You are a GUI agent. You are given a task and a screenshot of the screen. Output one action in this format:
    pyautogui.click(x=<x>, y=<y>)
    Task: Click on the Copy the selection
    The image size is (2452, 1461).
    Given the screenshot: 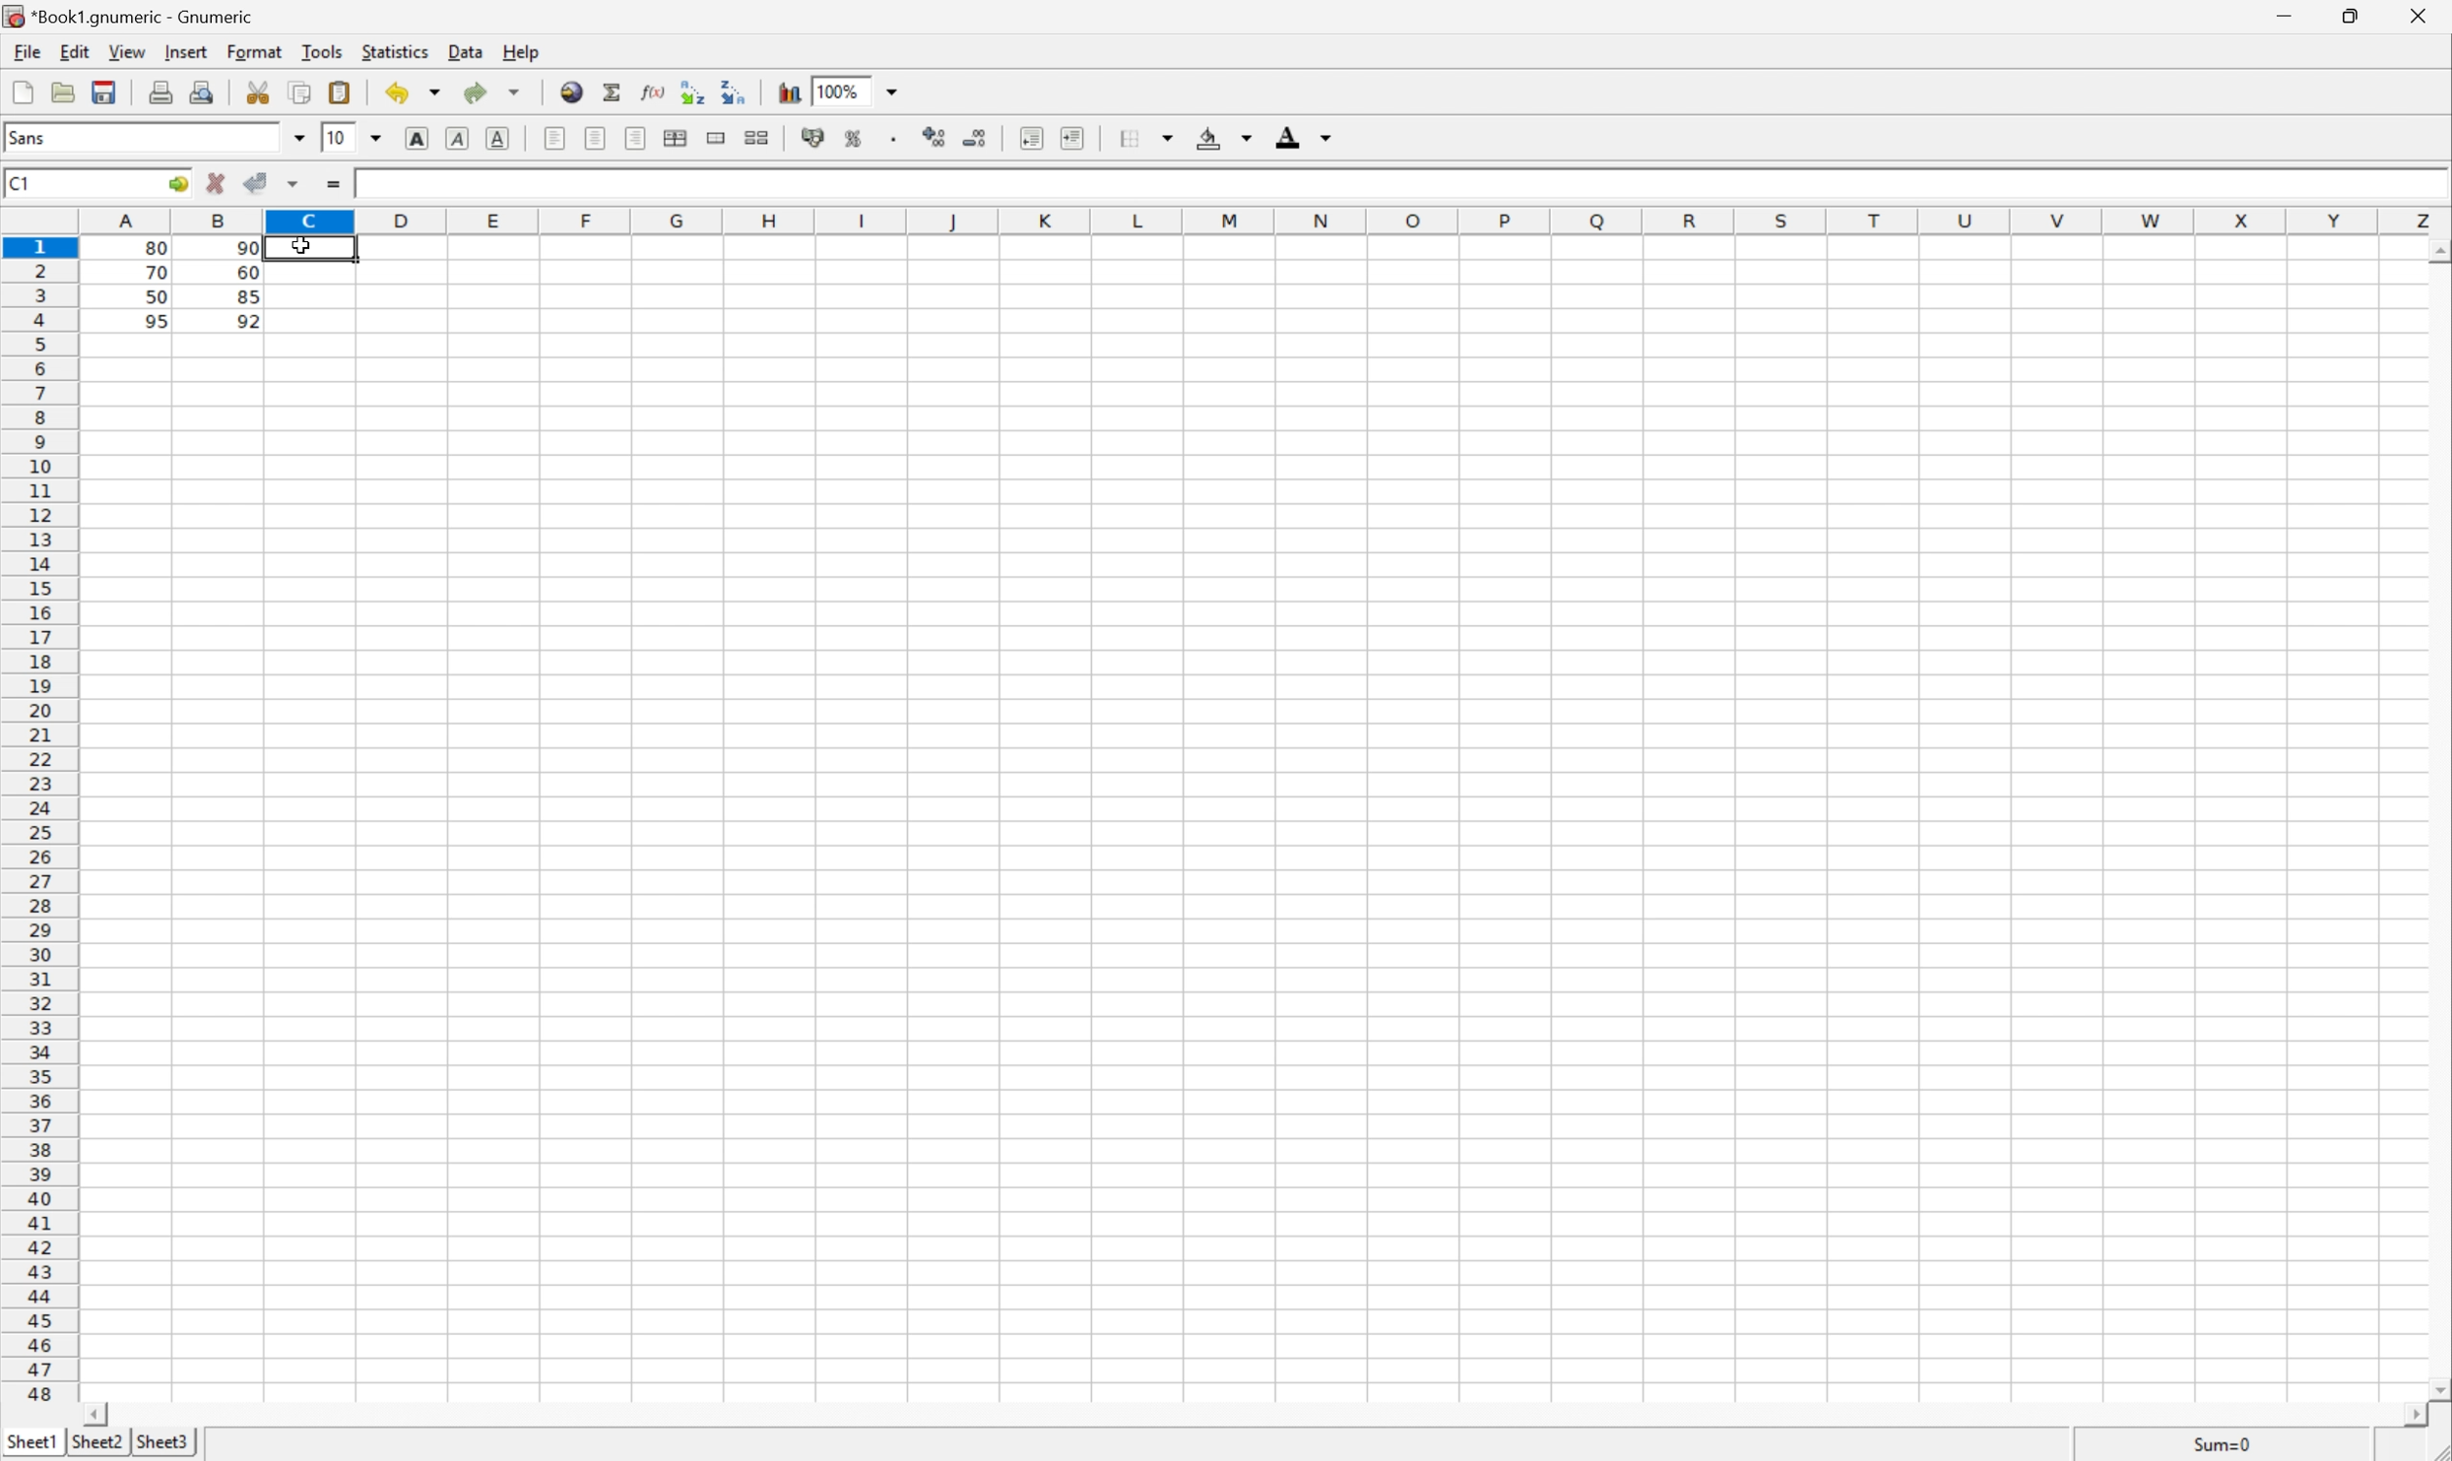 What is the action you would take?
    pyautogui.click(x=302, y=91)
    